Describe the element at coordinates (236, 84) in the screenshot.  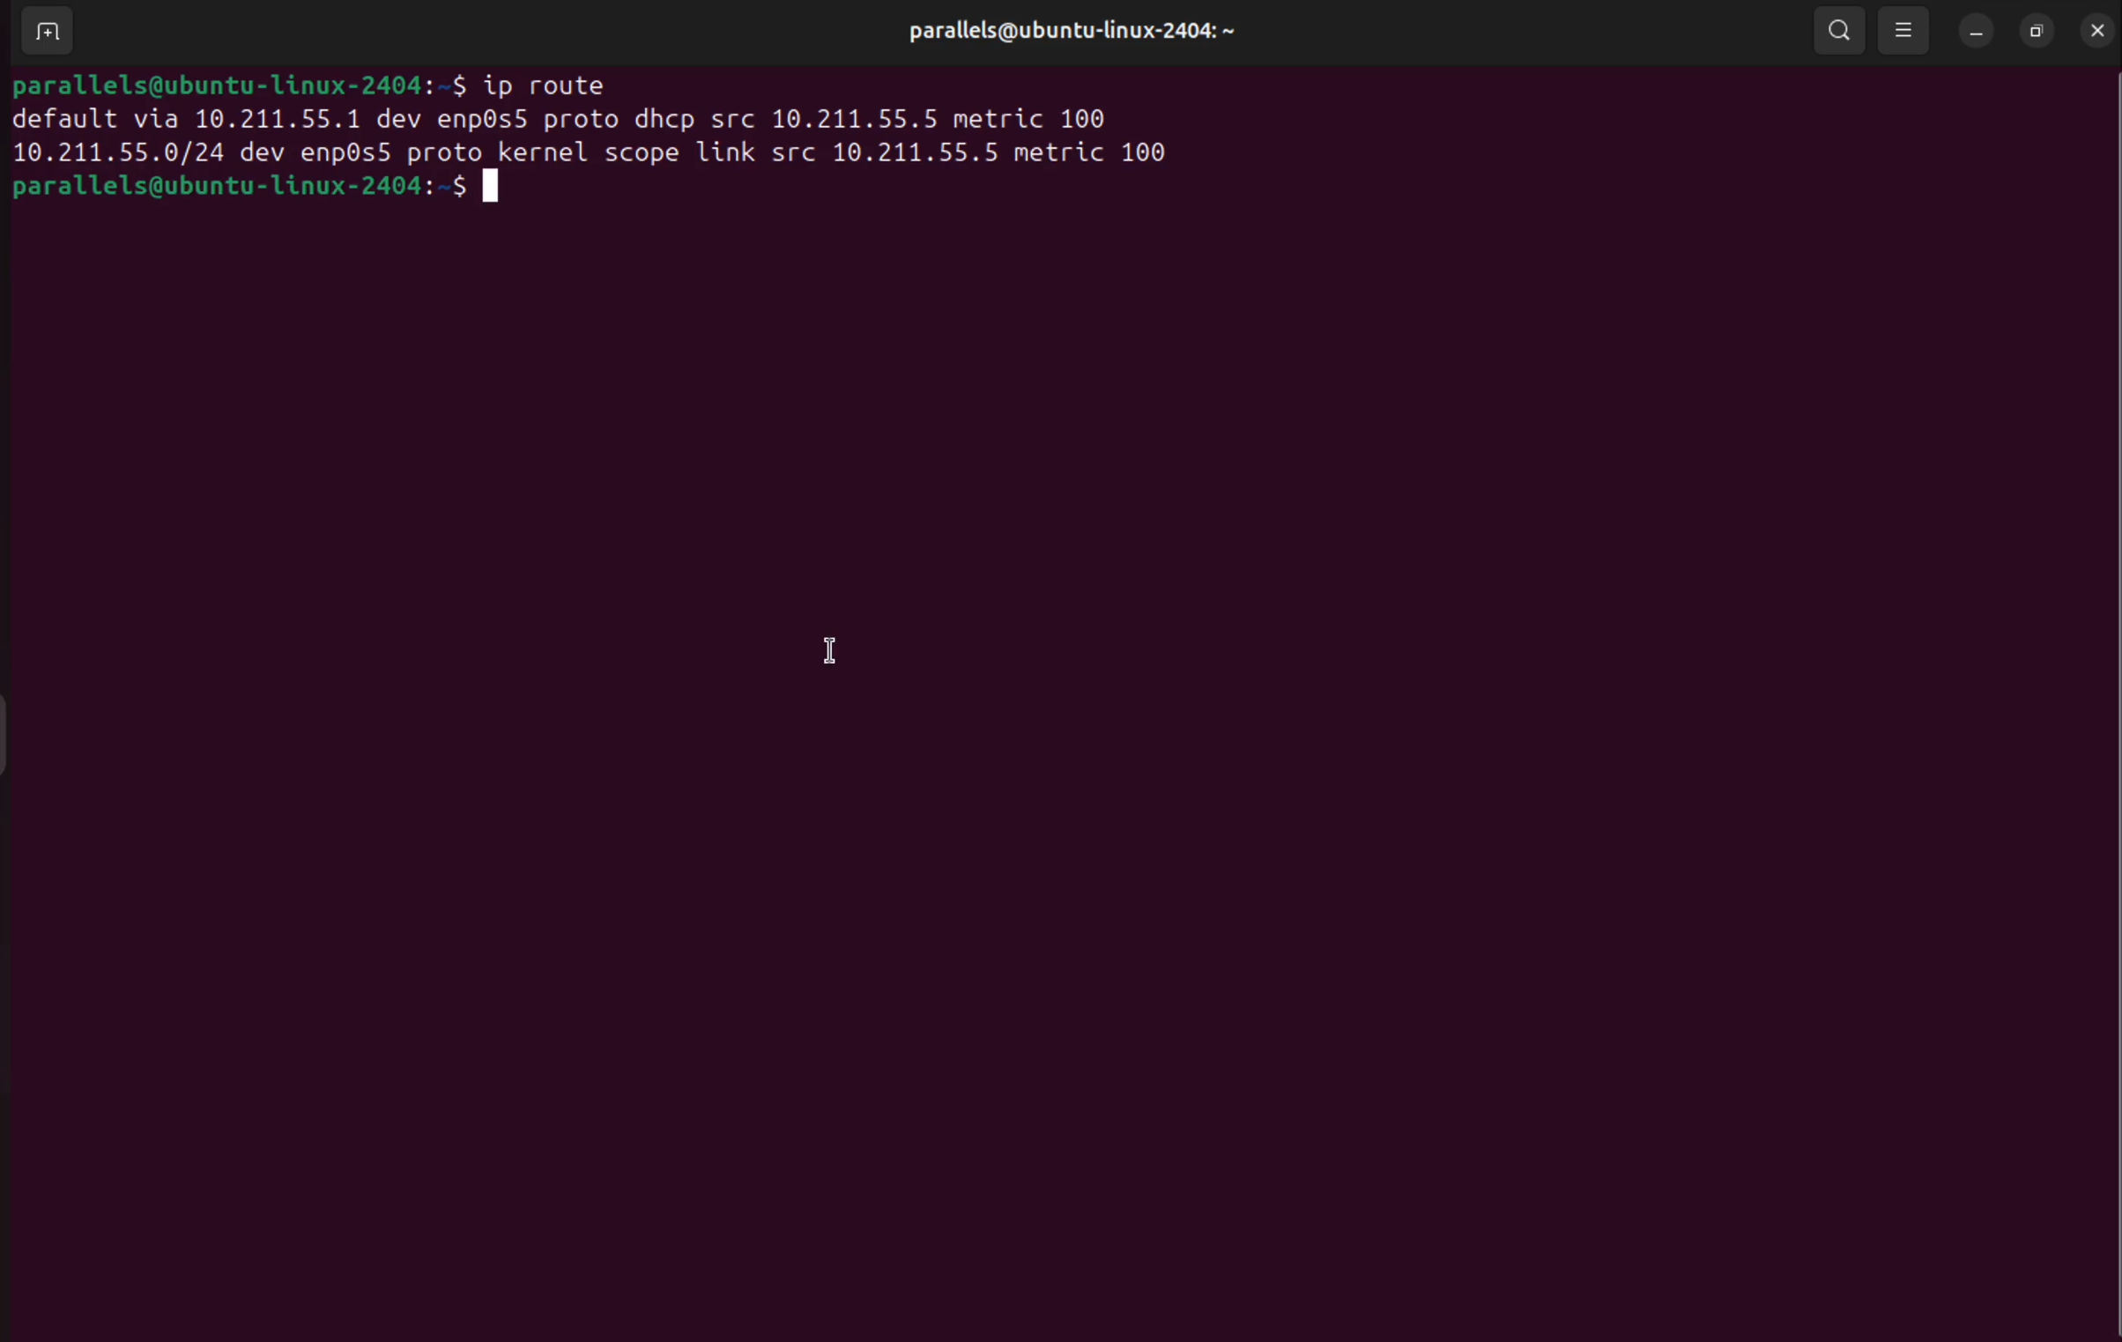
I see `bash prompt` at that location.